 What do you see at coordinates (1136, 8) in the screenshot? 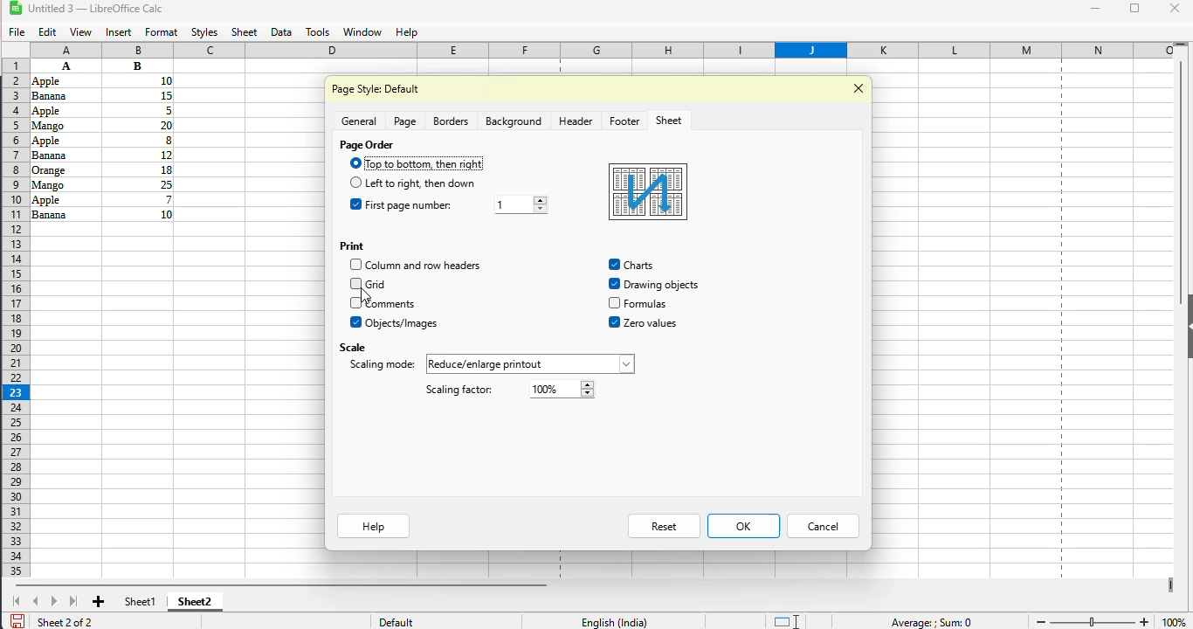
I see `maximize` at bounding box center [1136, 8].